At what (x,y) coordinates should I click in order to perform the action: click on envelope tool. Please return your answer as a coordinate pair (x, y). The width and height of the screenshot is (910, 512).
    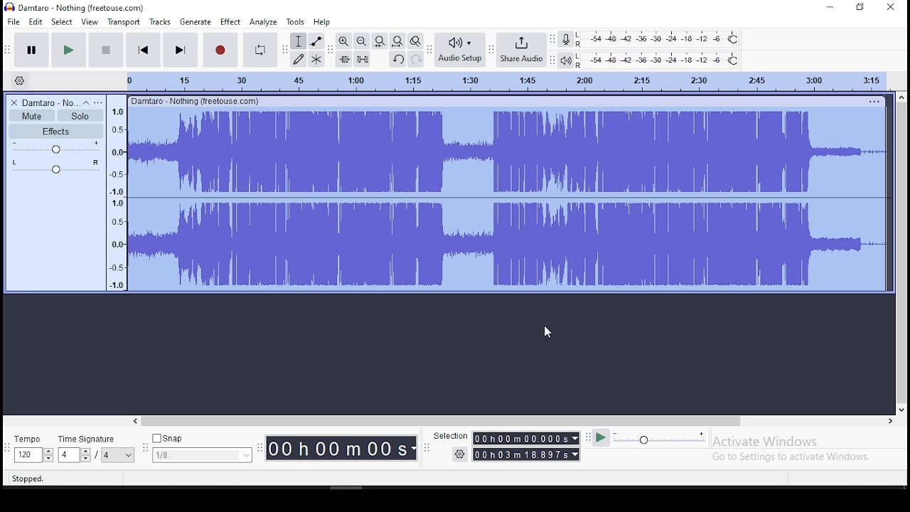
    Looking at the image, I should click on (316, 41).